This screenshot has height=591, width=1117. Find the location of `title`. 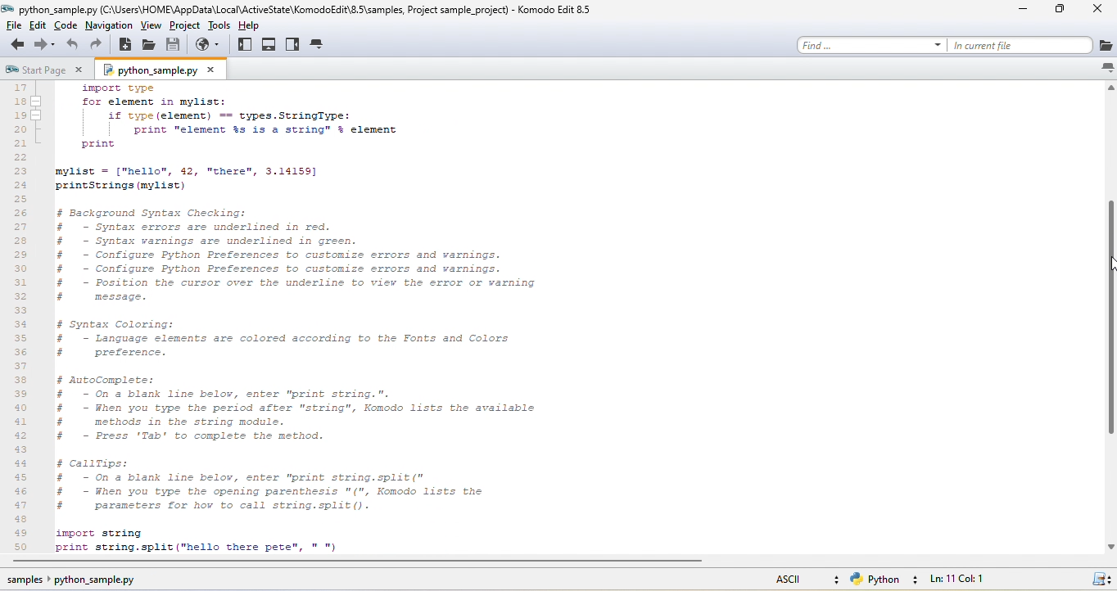

title is located at coordinates (556, 9).